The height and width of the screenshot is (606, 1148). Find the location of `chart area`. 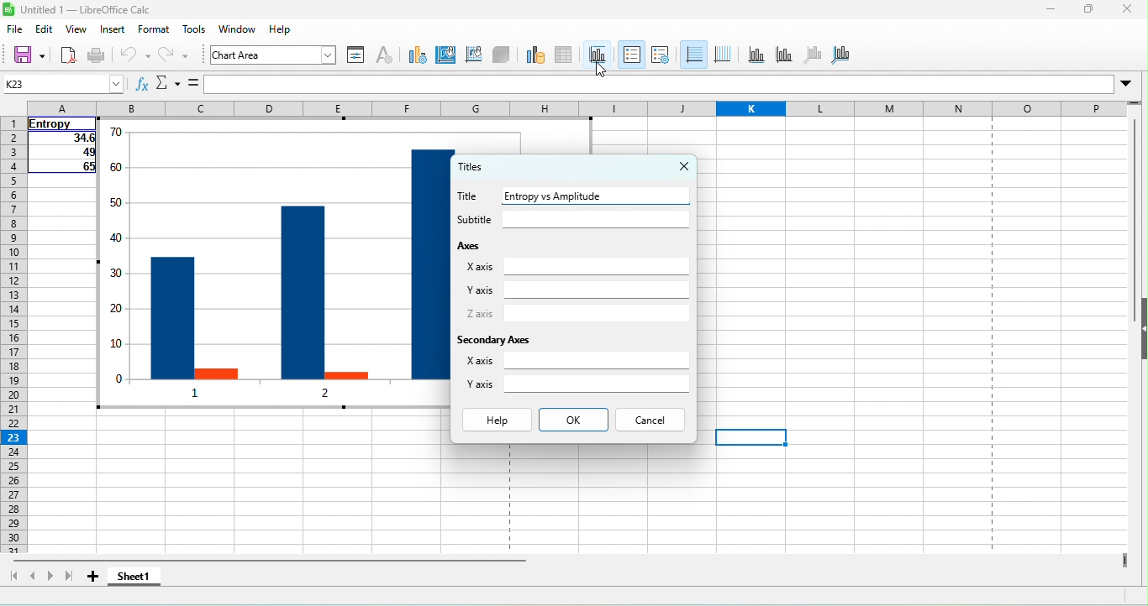

chart area is located at coordinates (275, 57).